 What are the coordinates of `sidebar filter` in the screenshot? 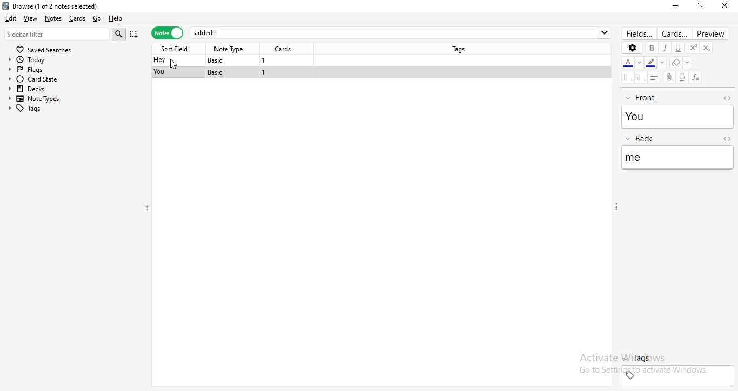 It's located at (57, 33).